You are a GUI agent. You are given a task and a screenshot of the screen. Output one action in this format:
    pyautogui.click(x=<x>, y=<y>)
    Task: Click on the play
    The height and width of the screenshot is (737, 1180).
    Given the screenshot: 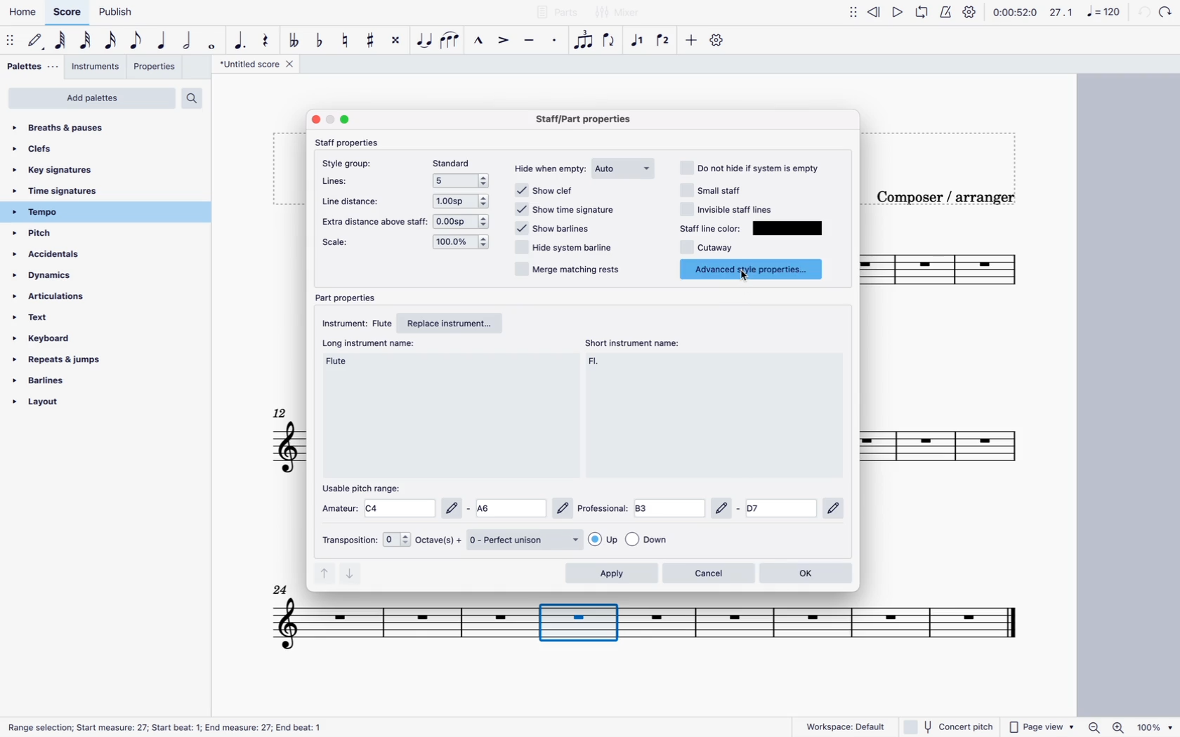 What is the action you would take?
    pyautogui.click(x=896, y=12)
    